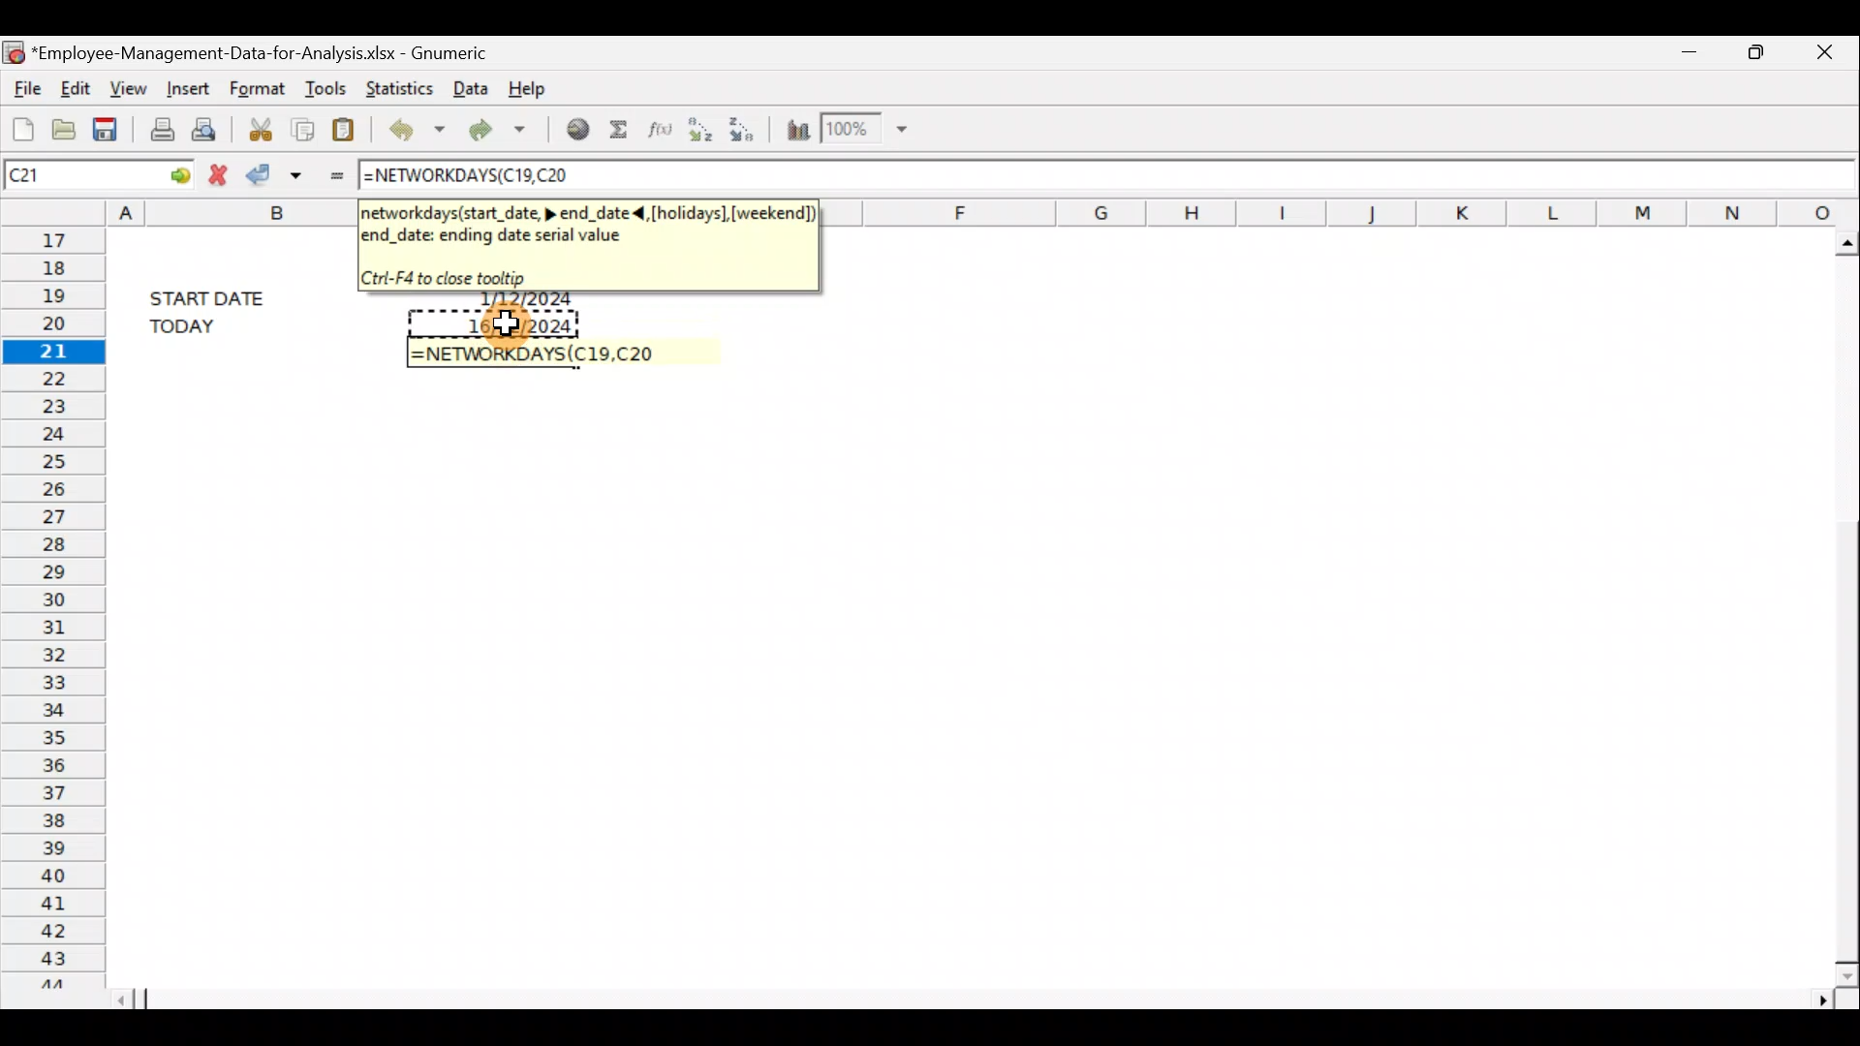 The width and height of the screenshot is (1860, 1046). What do you see at coordinates (130, 87) in the screenshot?
I see `View` at bounding box center [130, 87].